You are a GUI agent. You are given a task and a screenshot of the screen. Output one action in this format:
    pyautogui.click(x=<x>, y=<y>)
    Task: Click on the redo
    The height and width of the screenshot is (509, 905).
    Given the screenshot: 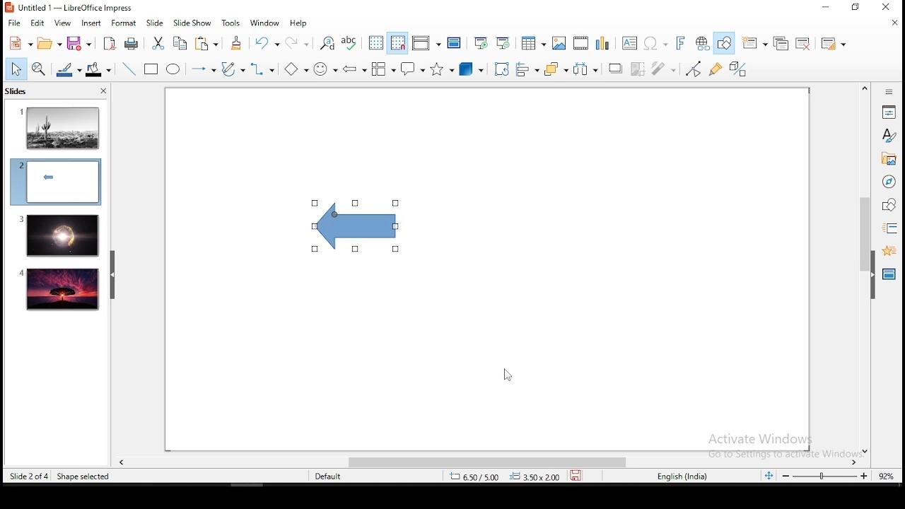 What is the action you would take?
    pyautogui.click(x=299, y=41)
    